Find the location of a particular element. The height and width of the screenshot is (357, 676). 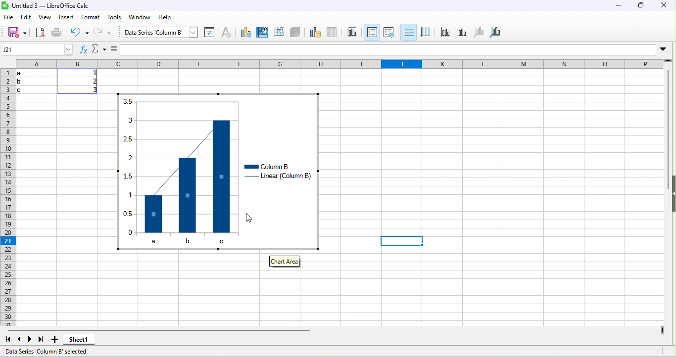

linear column b is located at coordinates (280, 176).